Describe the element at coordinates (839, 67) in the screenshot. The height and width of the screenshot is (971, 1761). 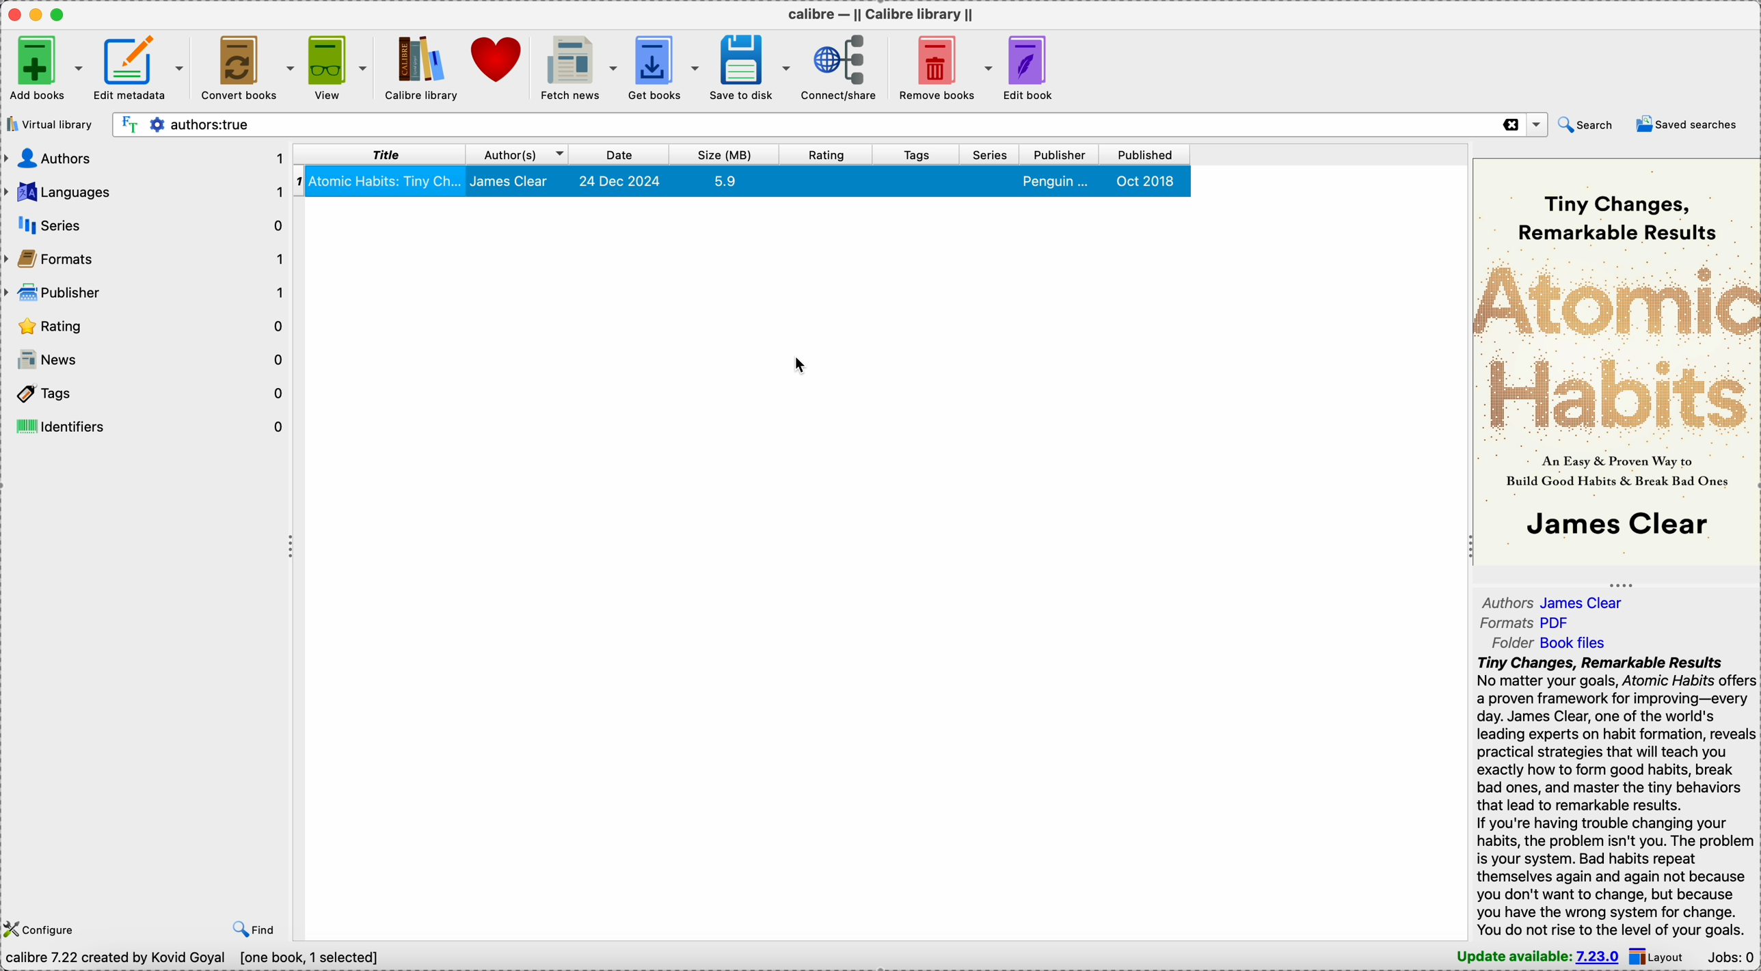
I see `connect/share` at that location.